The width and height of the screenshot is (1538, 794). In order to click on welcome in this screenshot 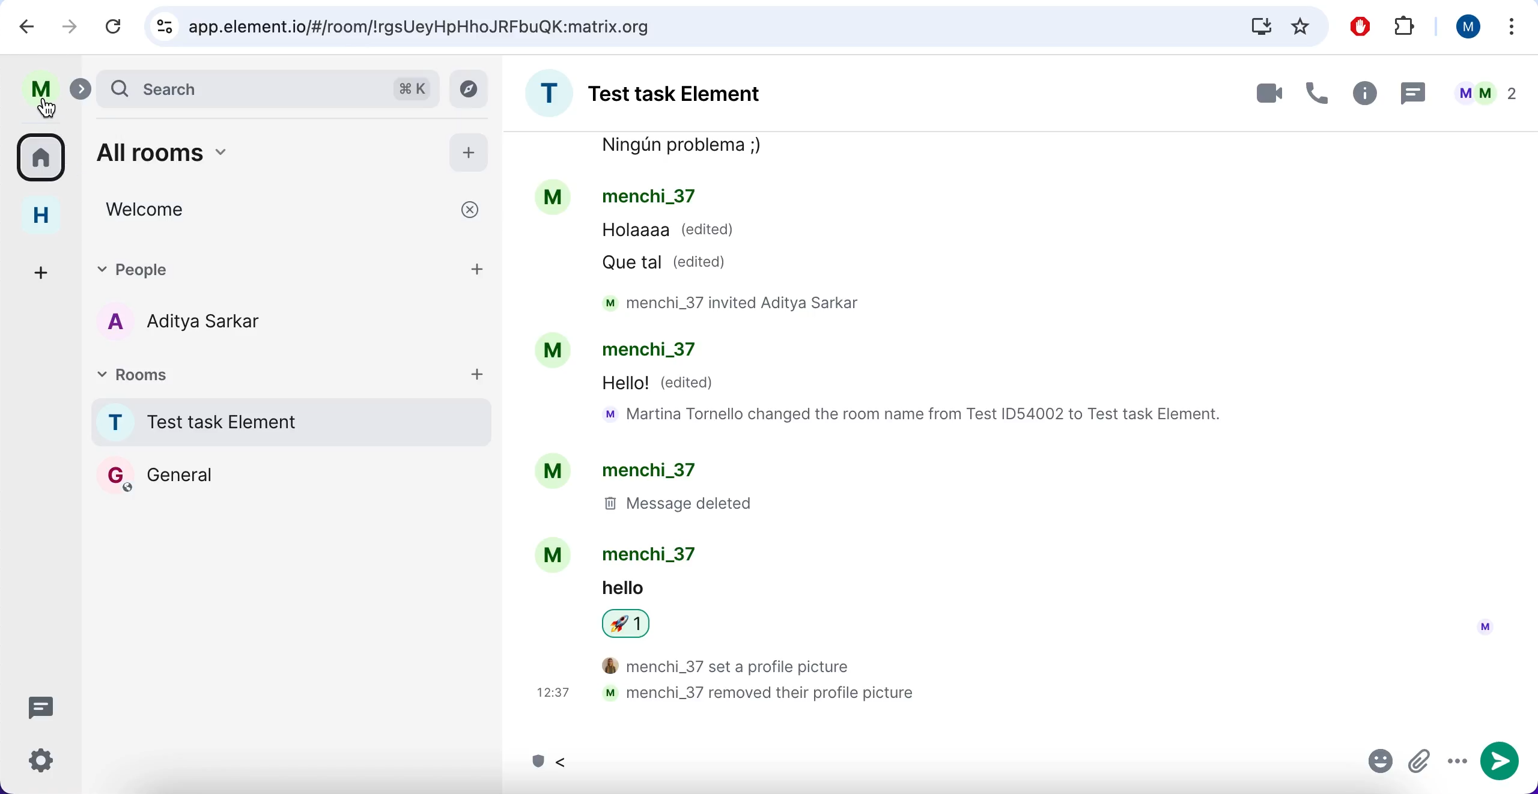, I will do `click(294, 212)`.